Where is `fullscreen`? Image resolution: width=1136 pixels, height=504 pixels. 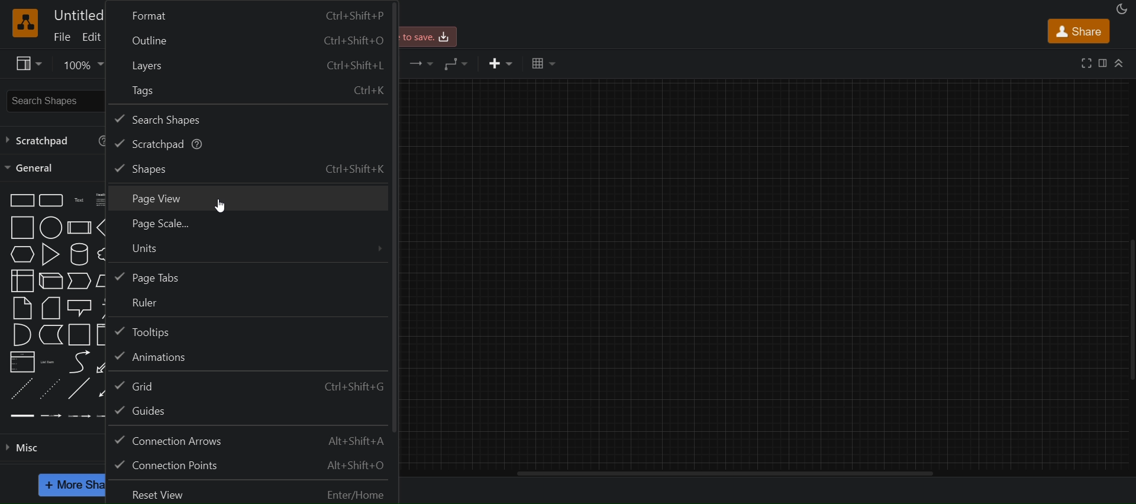 fullscreen is located at coordinates (1087, 63).